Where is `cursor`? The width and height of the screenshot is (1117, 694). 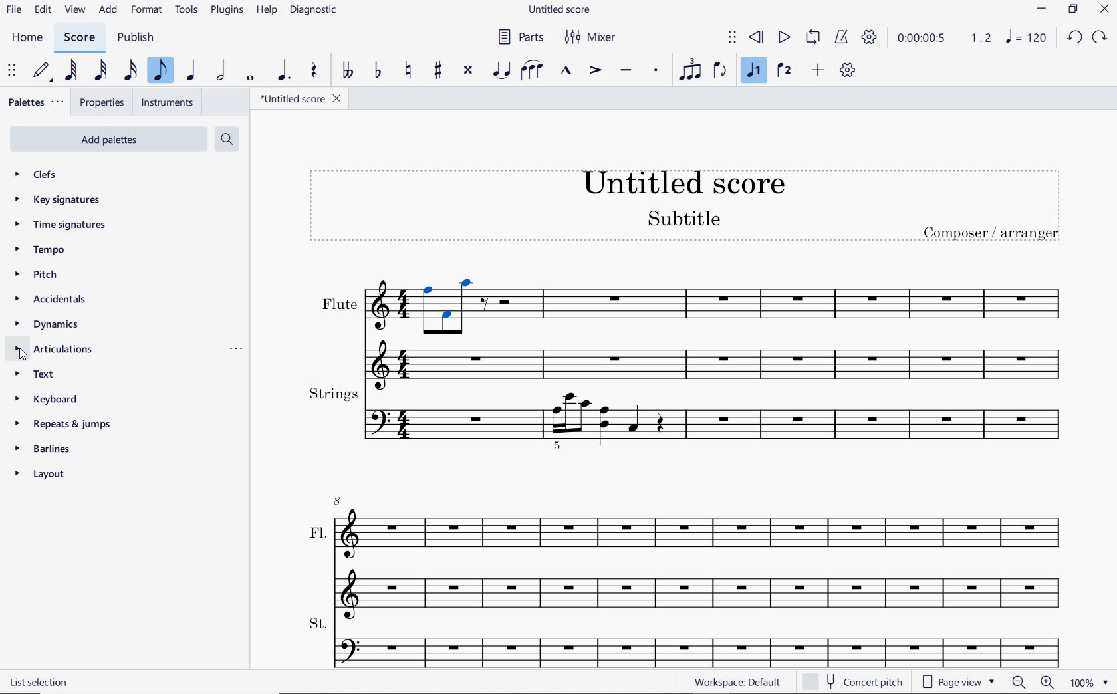
cursor is located at coordinates (24, 357).